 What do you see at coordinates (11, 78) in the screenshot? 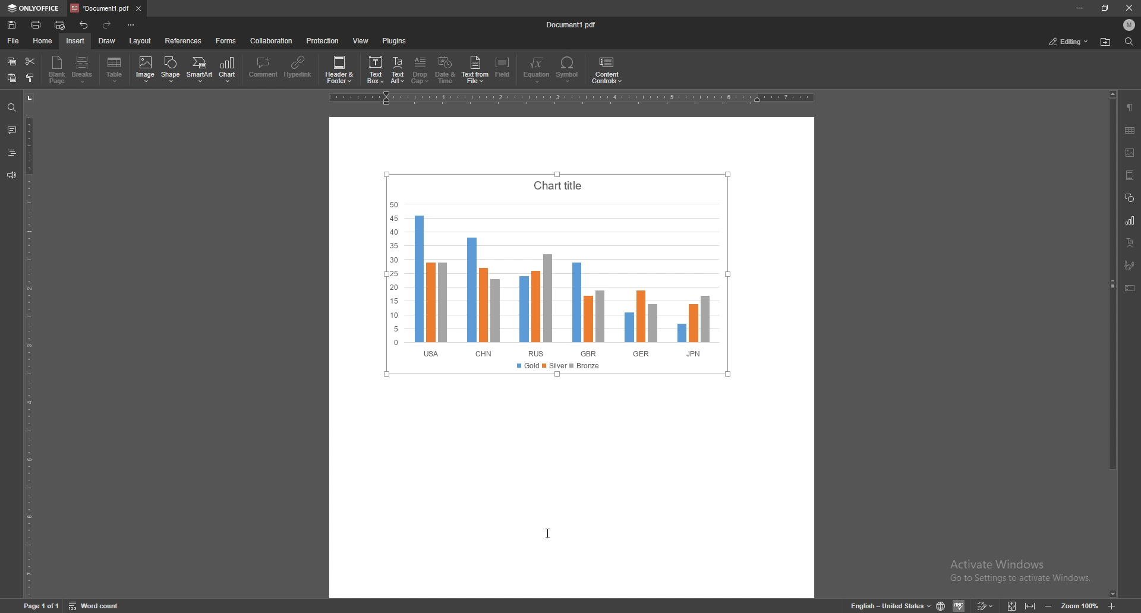
I see `paste` at bounding box center [11, 78].